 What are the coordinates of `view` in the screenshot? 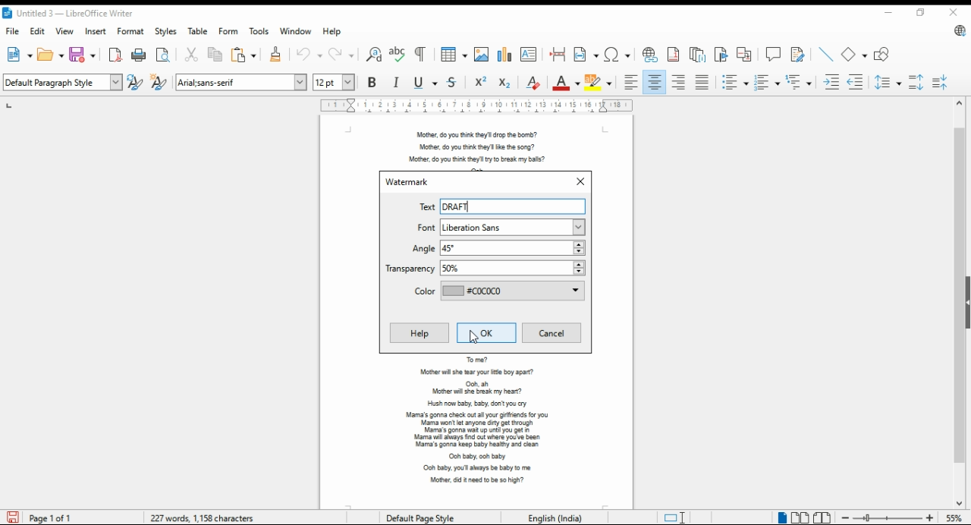 It's located at (67, 32).